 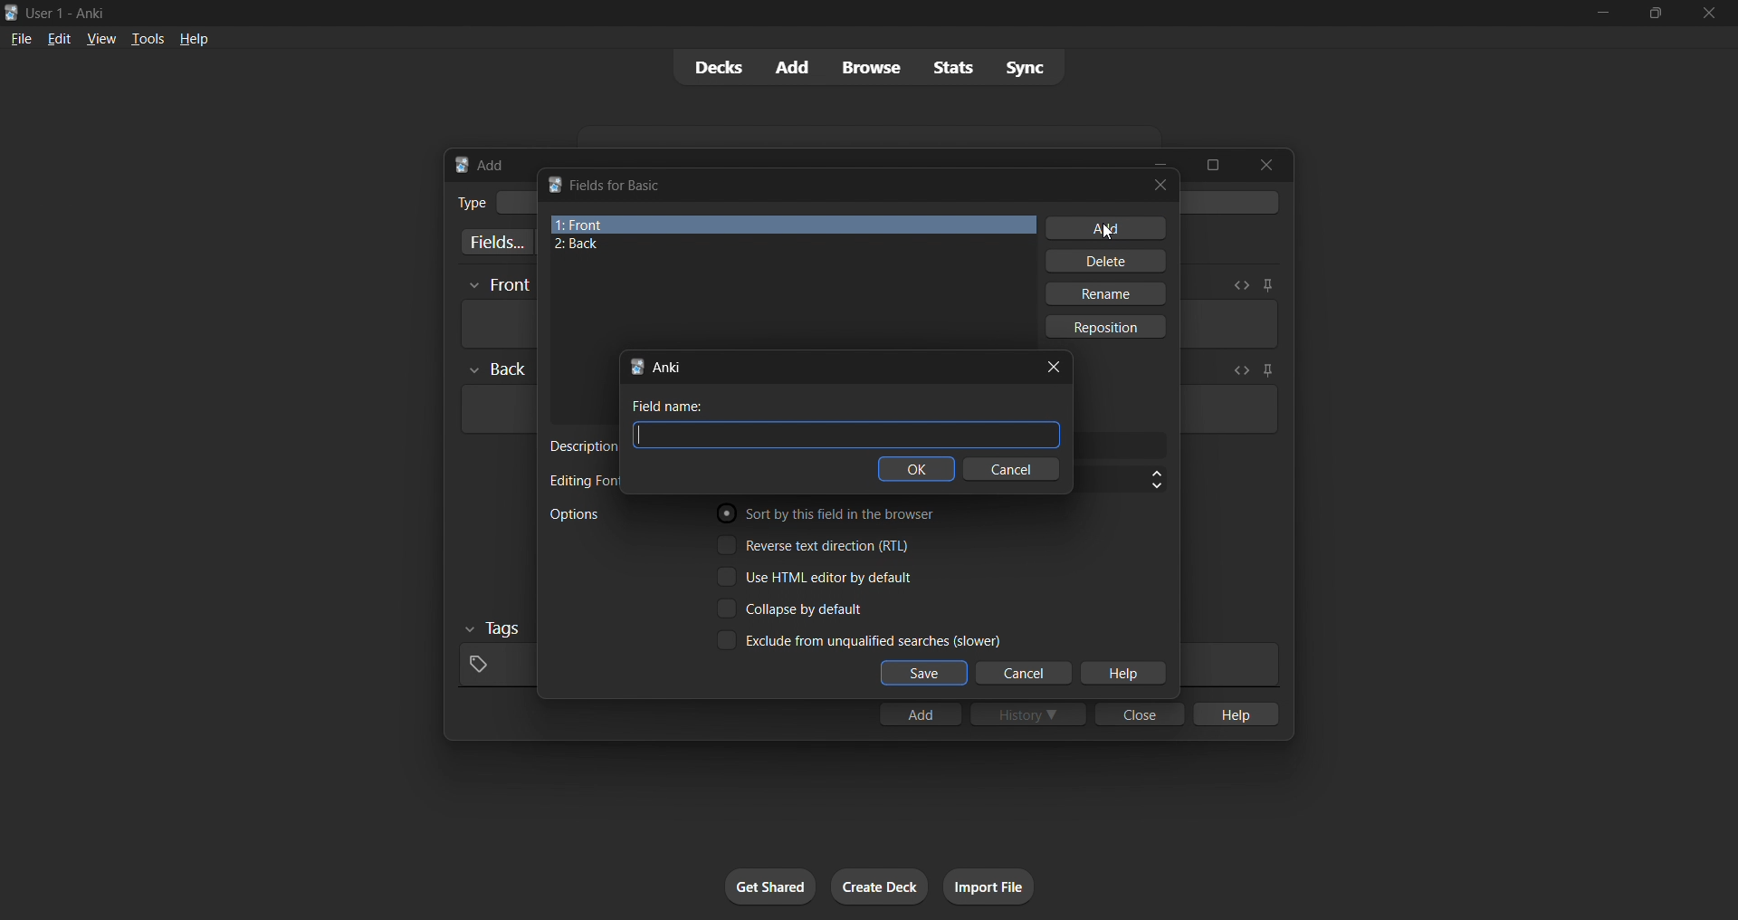 I want to click on rename , so click(x=1104, y=293).